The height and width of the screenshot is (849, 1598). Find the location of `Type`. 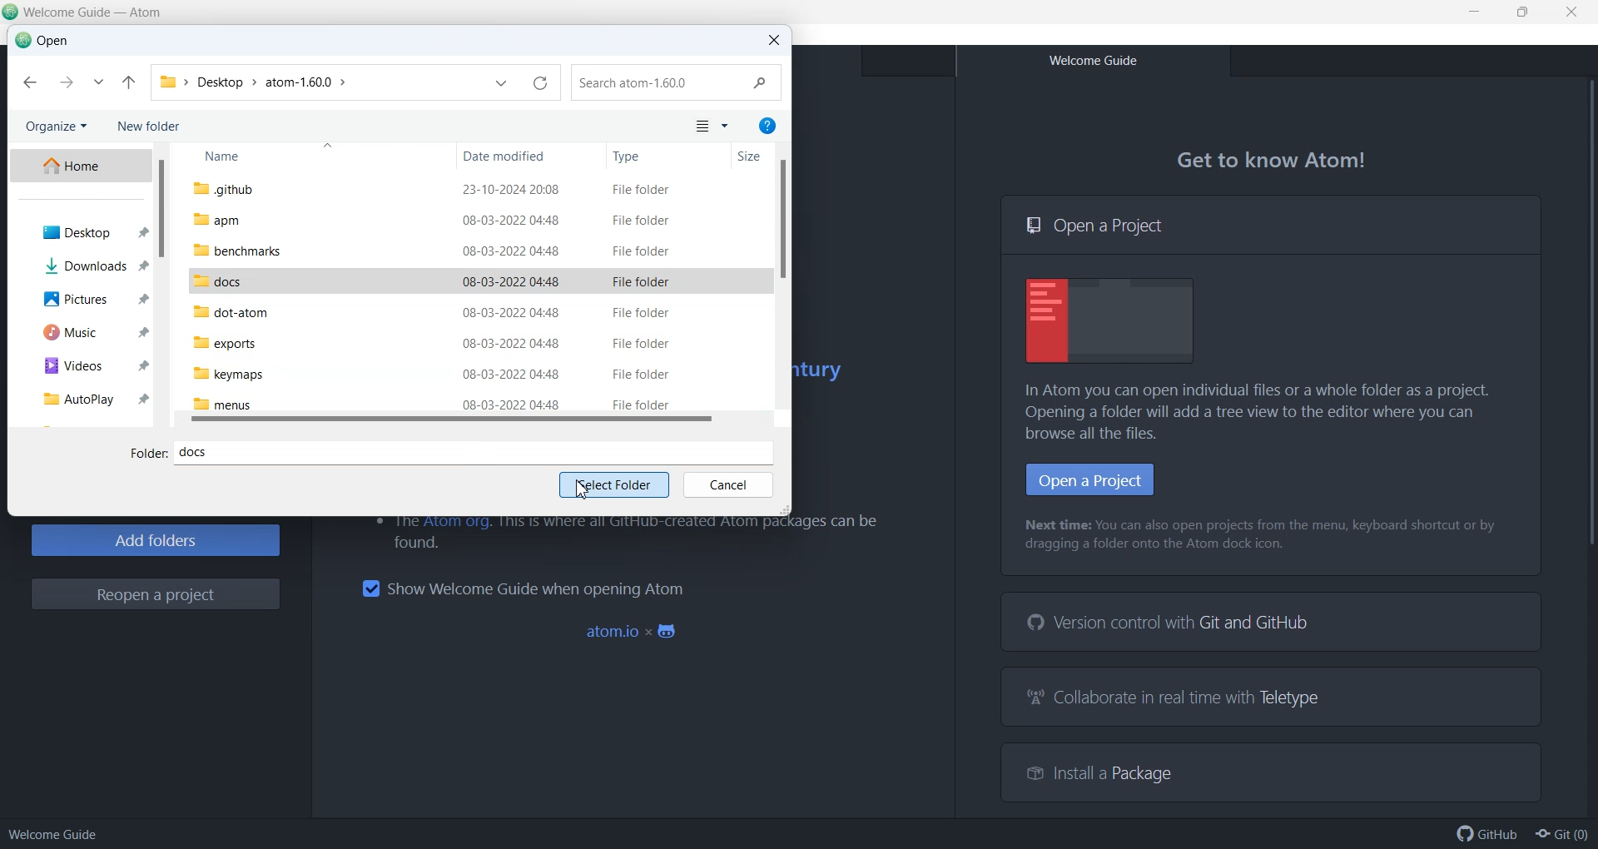

Type is located at coordinates (667, 156).